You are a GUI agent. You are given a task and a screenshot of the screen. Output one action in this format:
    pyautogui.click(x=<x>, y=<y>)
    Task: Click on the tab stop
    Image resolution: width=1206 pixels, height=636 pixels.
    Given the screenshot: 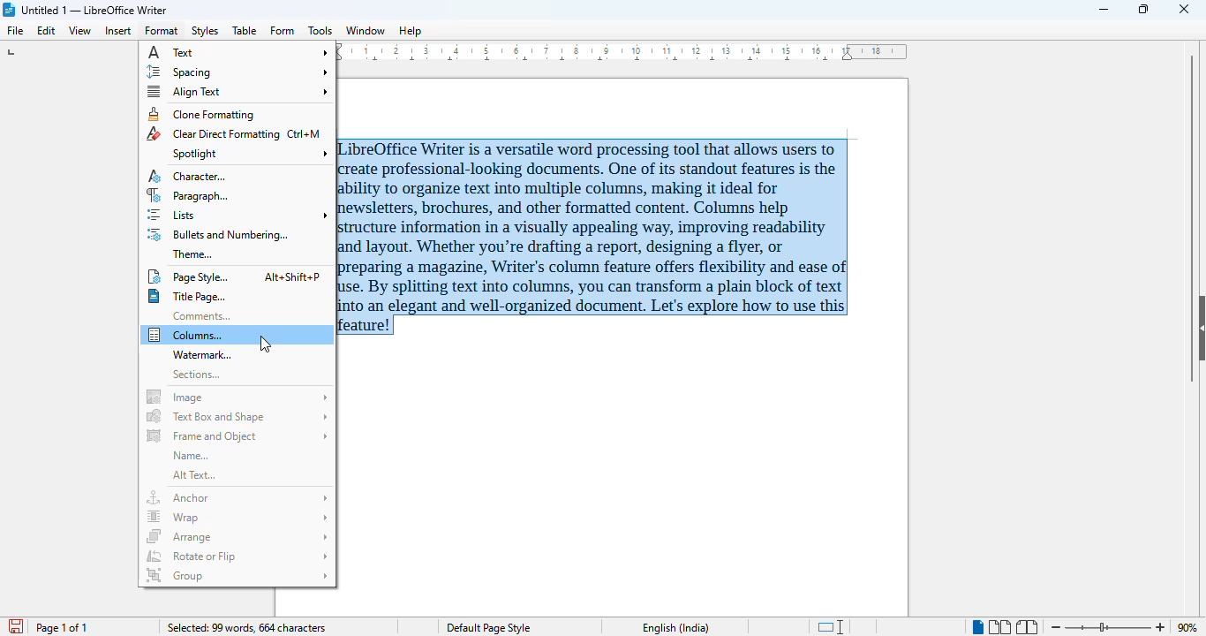 What is the action you would take?
    pyautogui.click(x=13, y=52)
    